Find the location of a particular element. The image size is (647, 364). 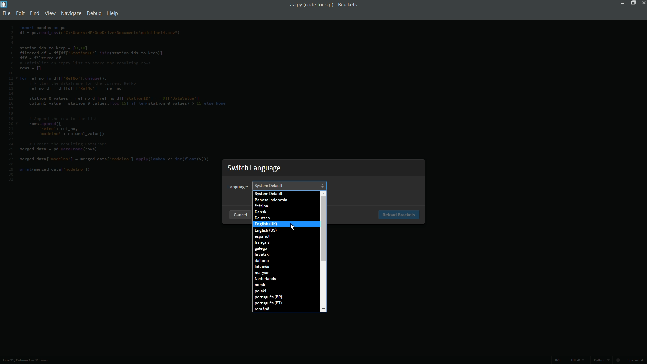

language-19 is located at coordinates (263, 309).